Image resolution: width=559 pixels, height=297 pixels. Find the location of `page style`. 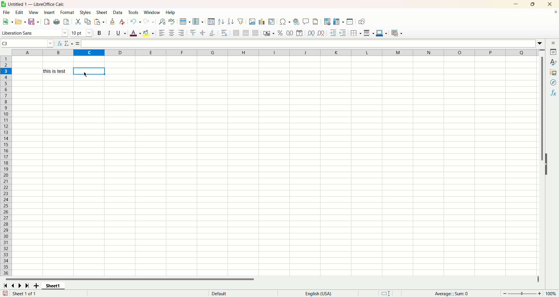

page style is located at coordinates (219, 293).